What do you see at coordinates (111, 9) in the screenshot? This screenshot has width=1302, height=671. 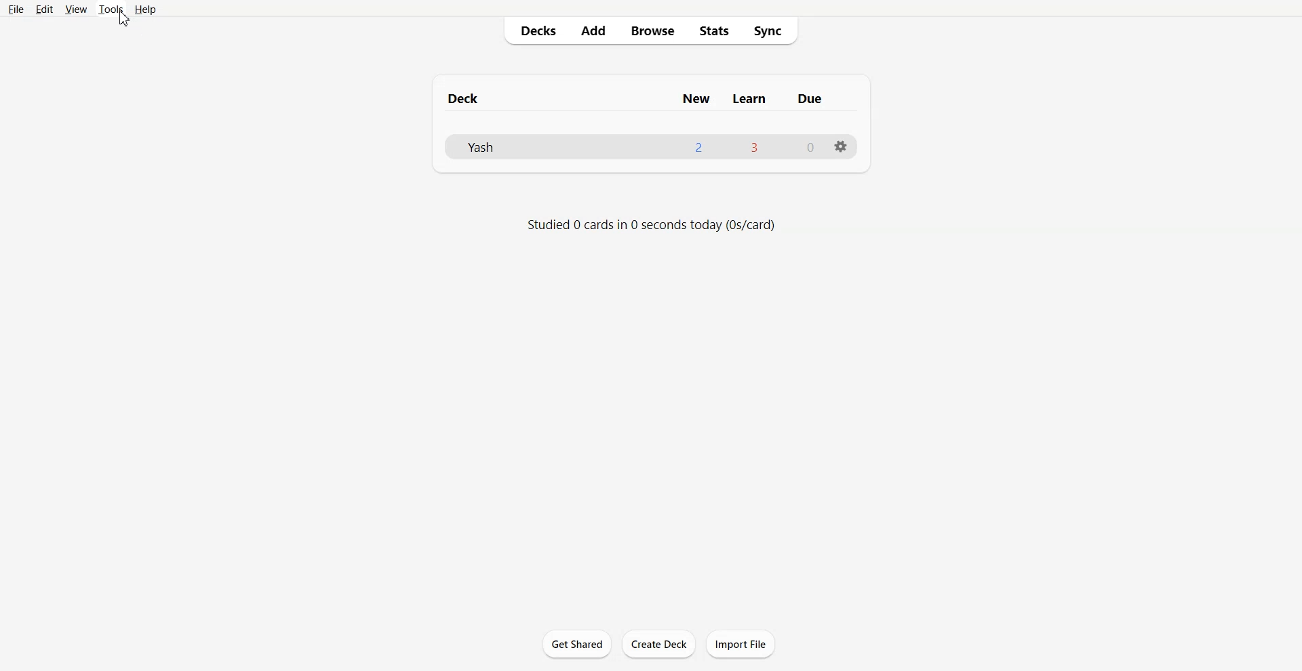 I see `Tools` at bounding box center [111, 9].